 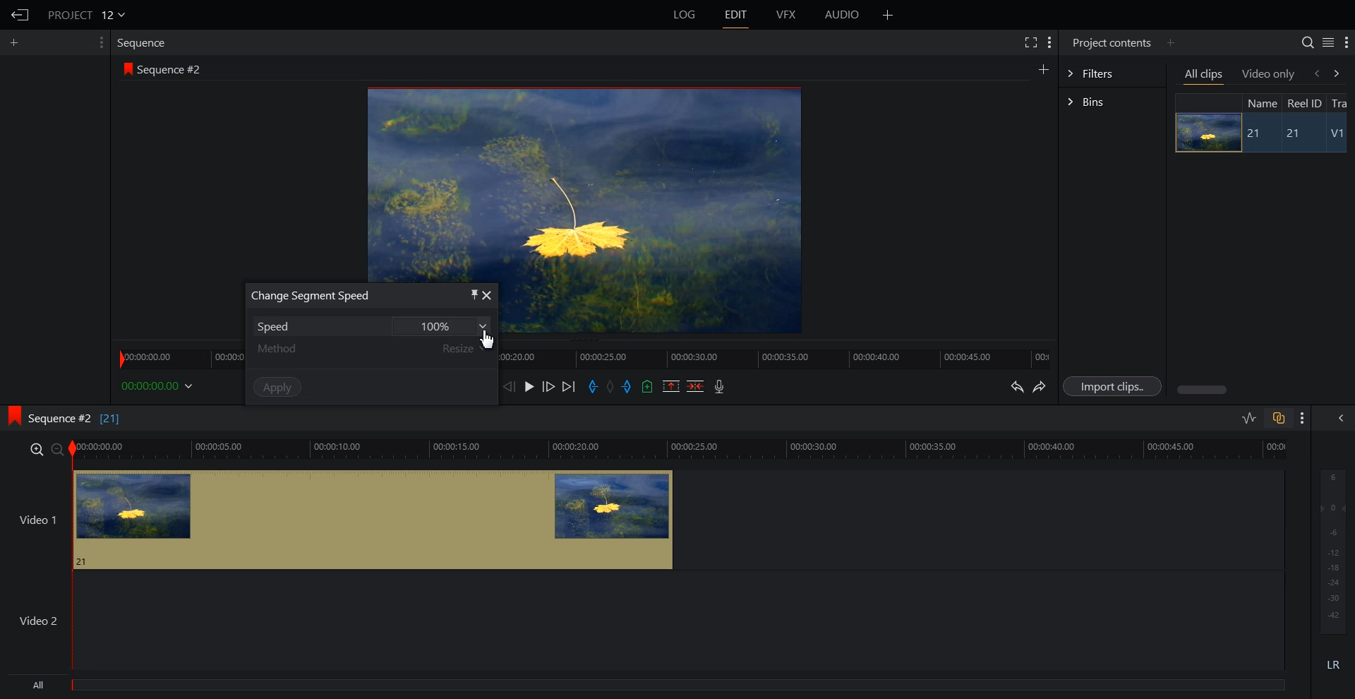 What do you see at coordinates (843, 15) in the screenshot?
I see `AUDIO` at bounding box center [843, 15].